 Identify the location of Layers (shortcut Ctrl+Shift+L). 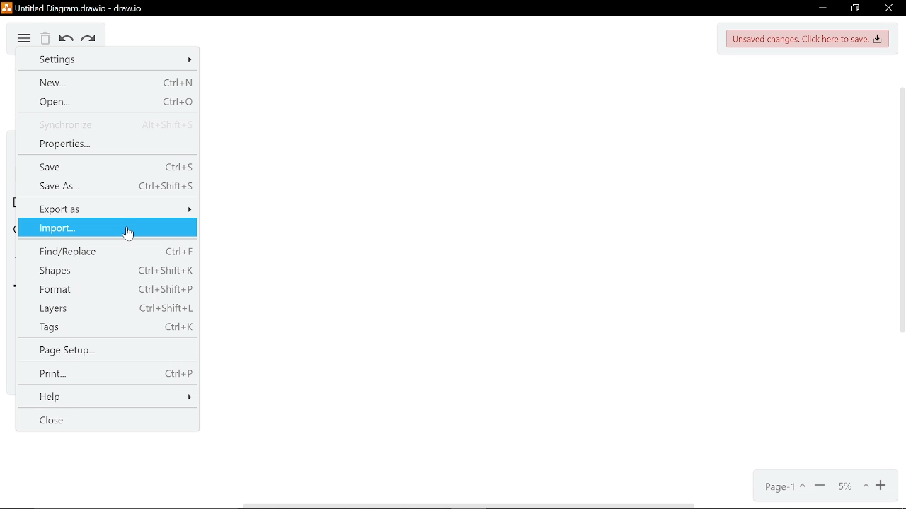
(107, 309).